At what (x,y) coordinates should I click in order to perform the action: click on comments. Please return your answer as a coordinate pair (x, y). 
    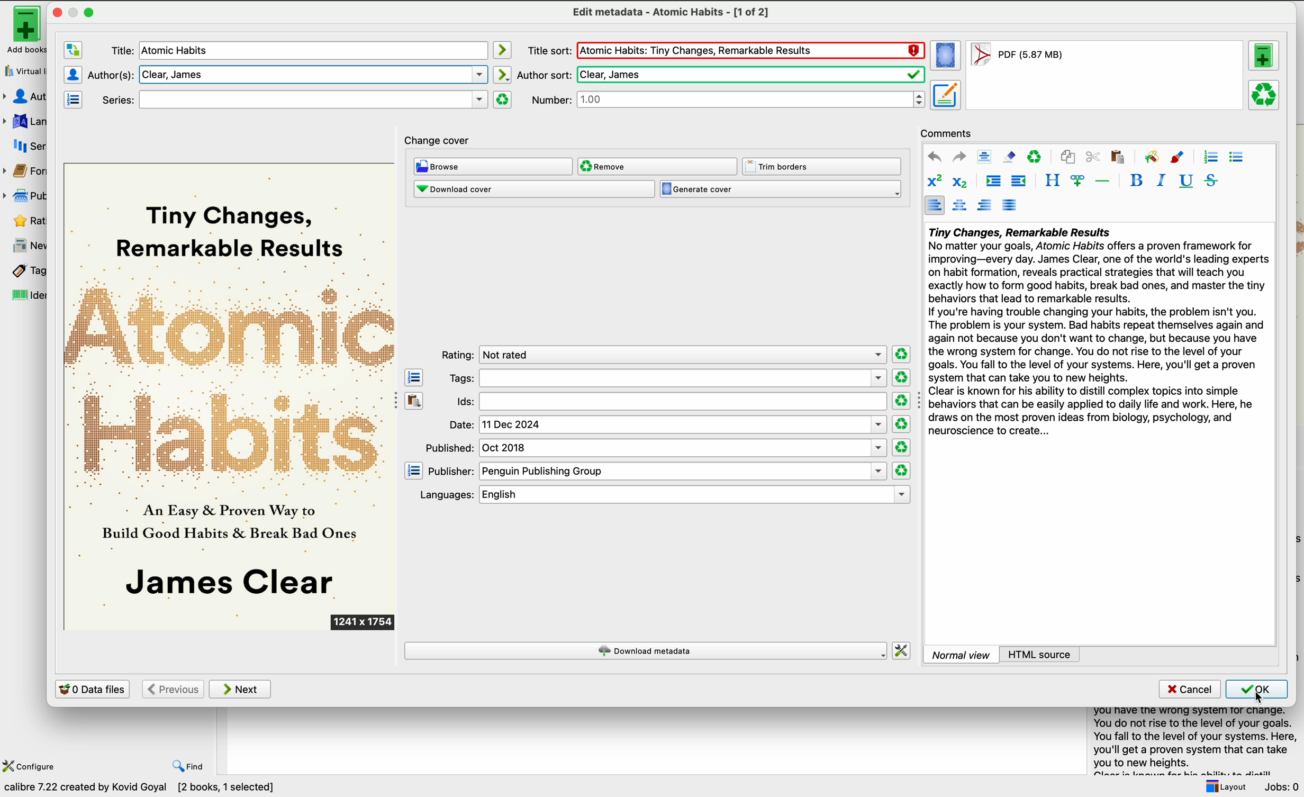
    Looking at the image, I should click on (947, 132).